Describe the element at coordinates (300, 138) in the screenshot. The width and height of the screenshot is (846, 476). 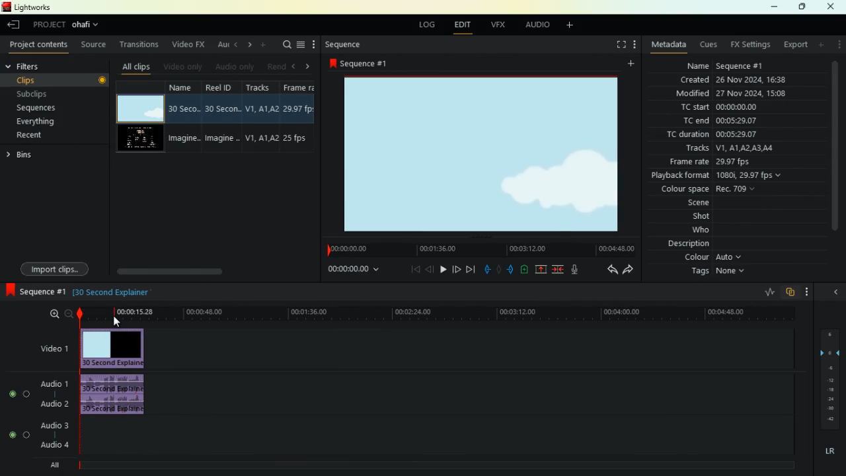
I see `25 fps` at that location.